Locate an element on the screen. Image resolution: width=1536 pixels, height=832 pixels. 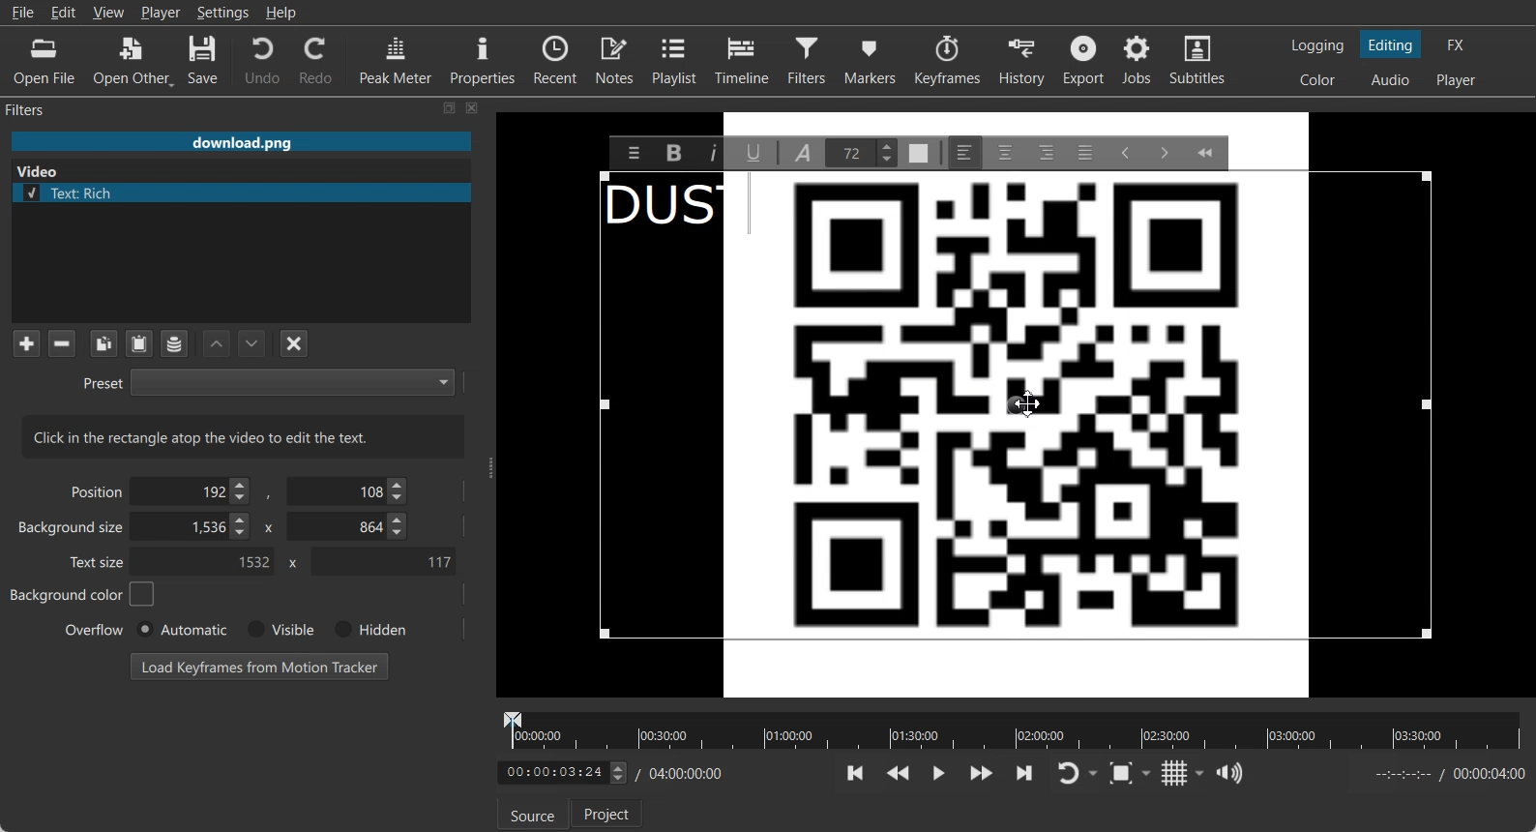
x is located at coordinates (266, 526).